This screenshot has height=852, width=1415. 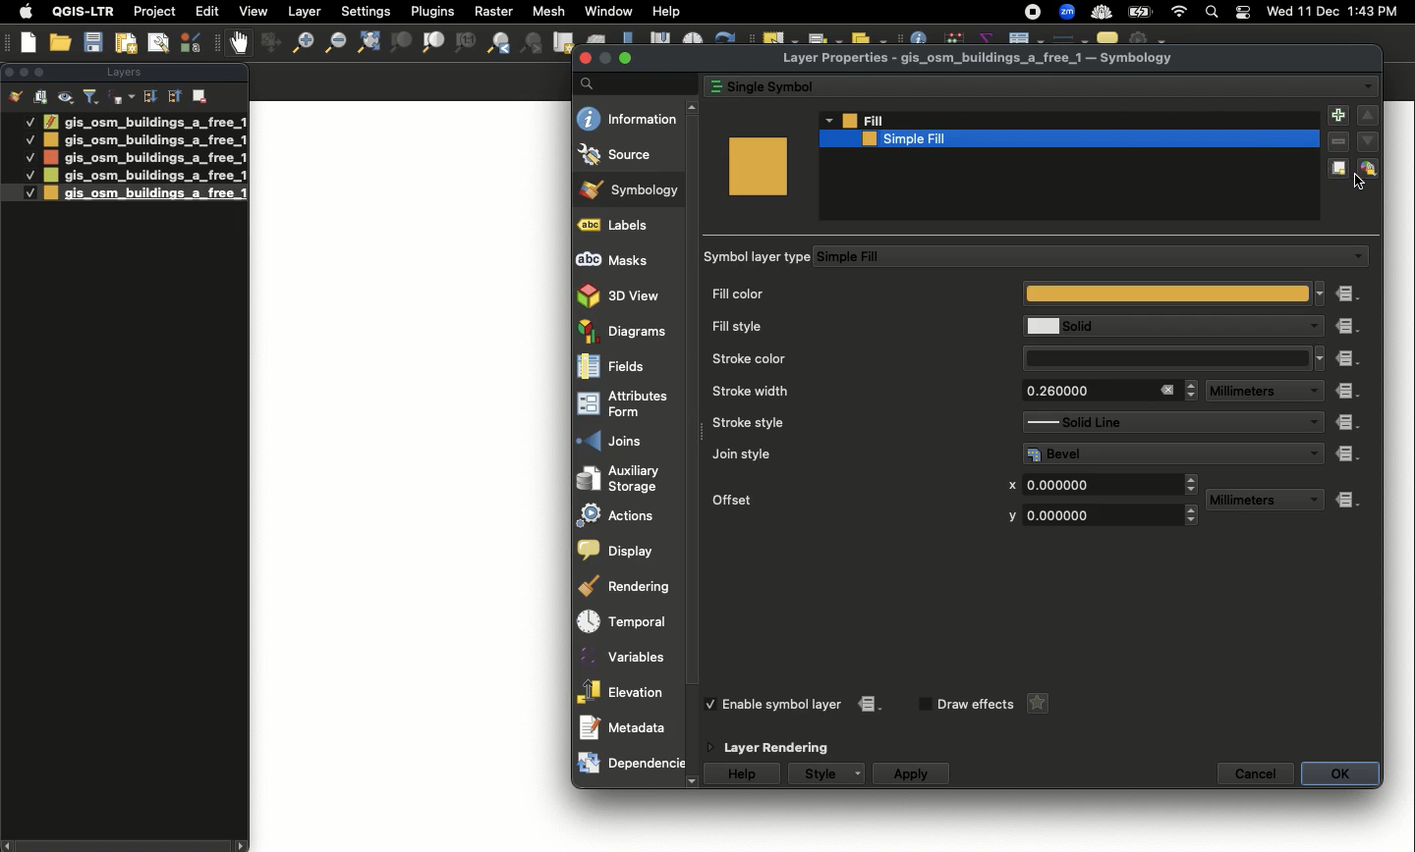 What do you see at coordinates (1160, 453) in the screenshot?
I see `Bevel` at bounding box center [1160, 453].